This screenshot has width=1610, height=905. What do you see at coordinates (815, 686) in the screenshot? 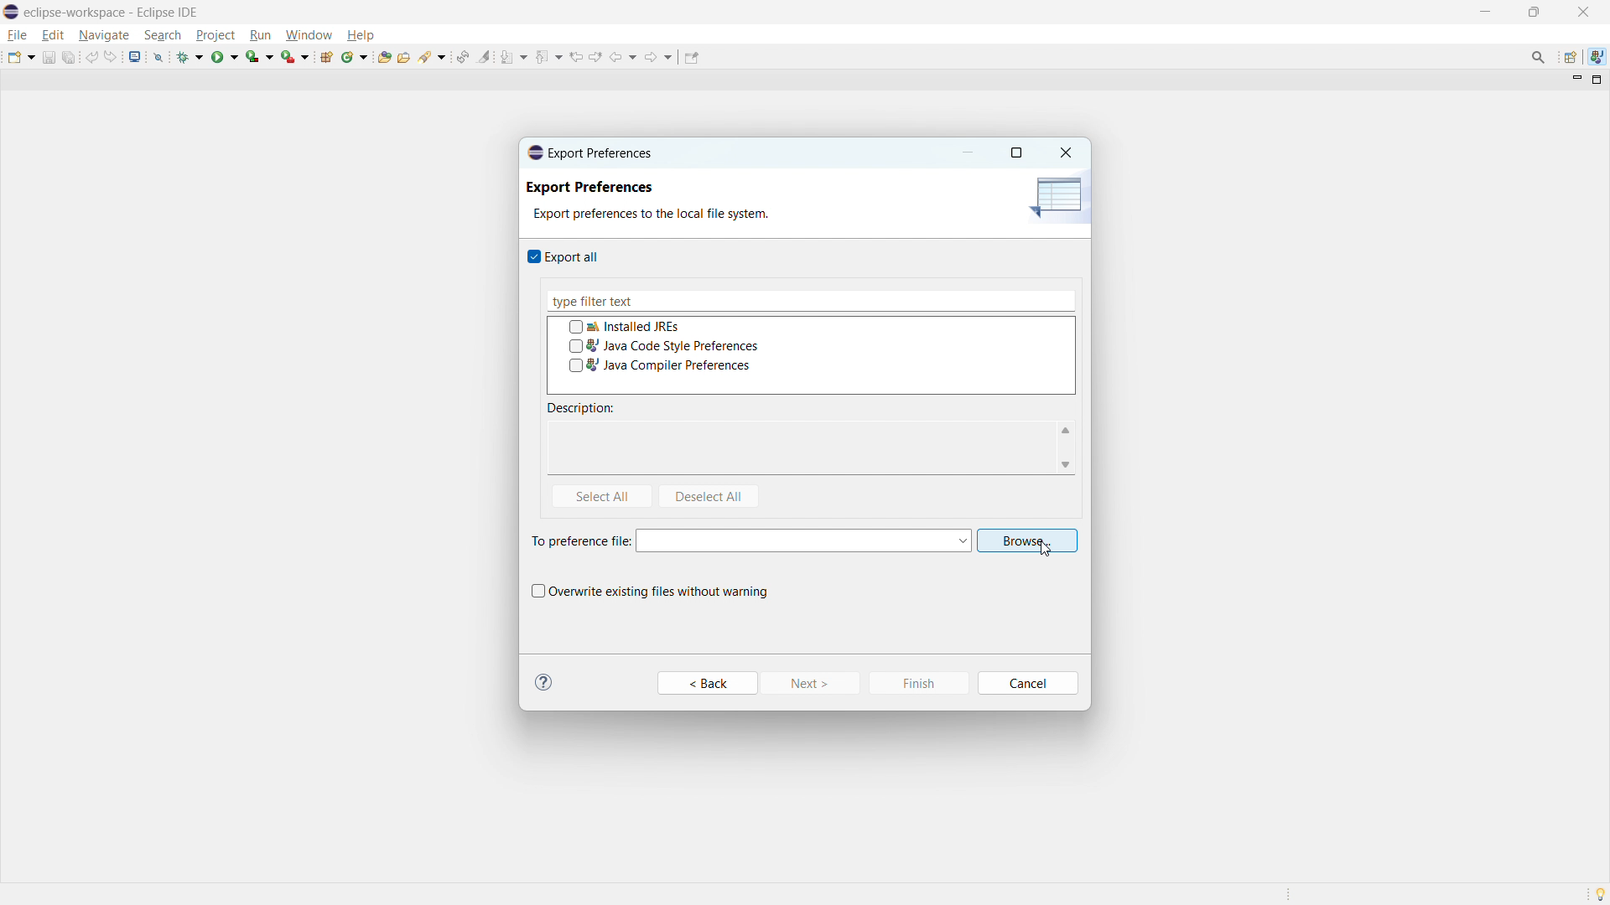
I see `Next` at bounding box center [815, 686].